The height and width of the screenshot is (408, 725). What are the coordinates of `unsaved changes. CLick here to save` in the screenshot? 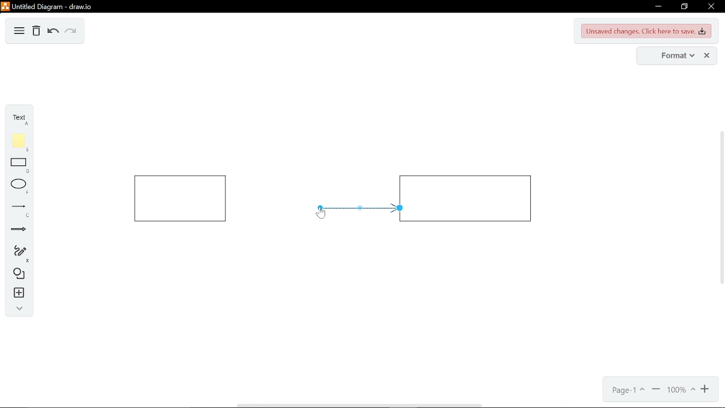 It's located at (645, 31).